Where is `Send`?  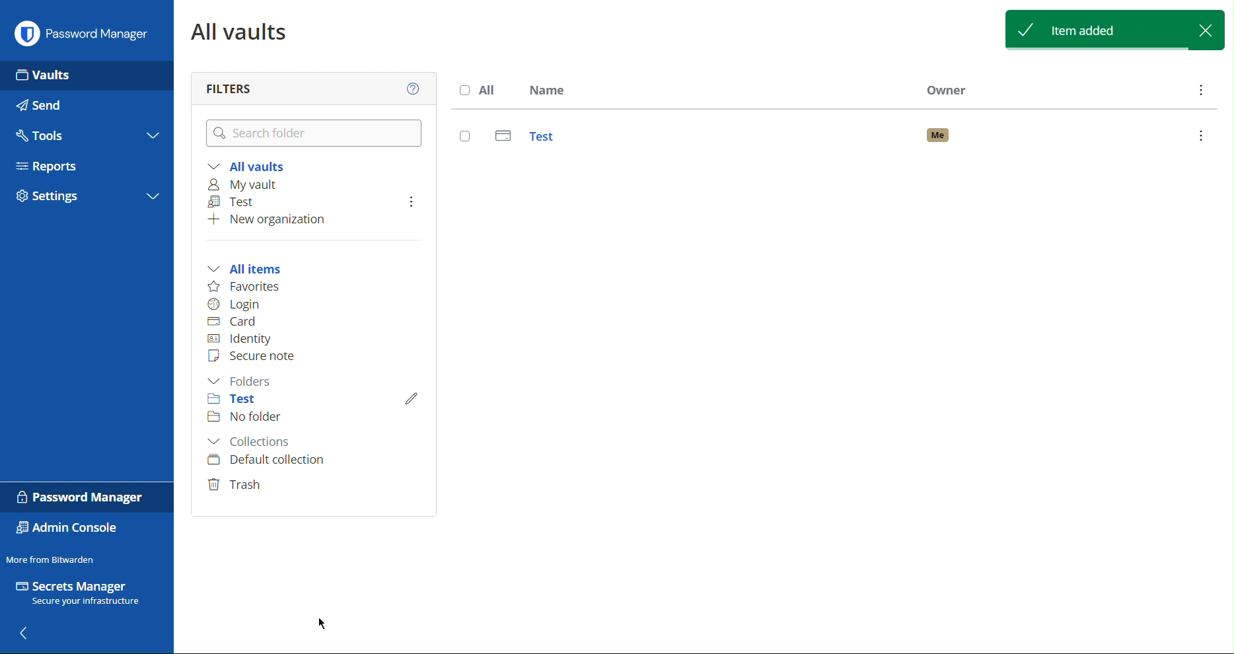
Send is located at coordinates (44, 107).